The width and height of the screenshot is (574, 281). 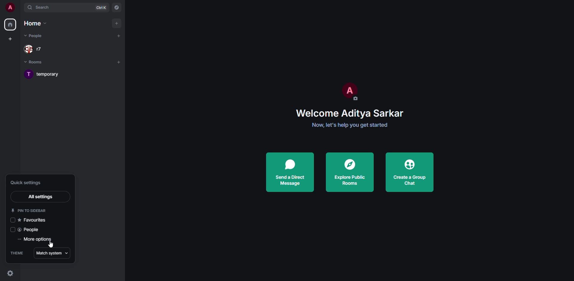 I want to click on profile pic, so click(x=350, y=91).